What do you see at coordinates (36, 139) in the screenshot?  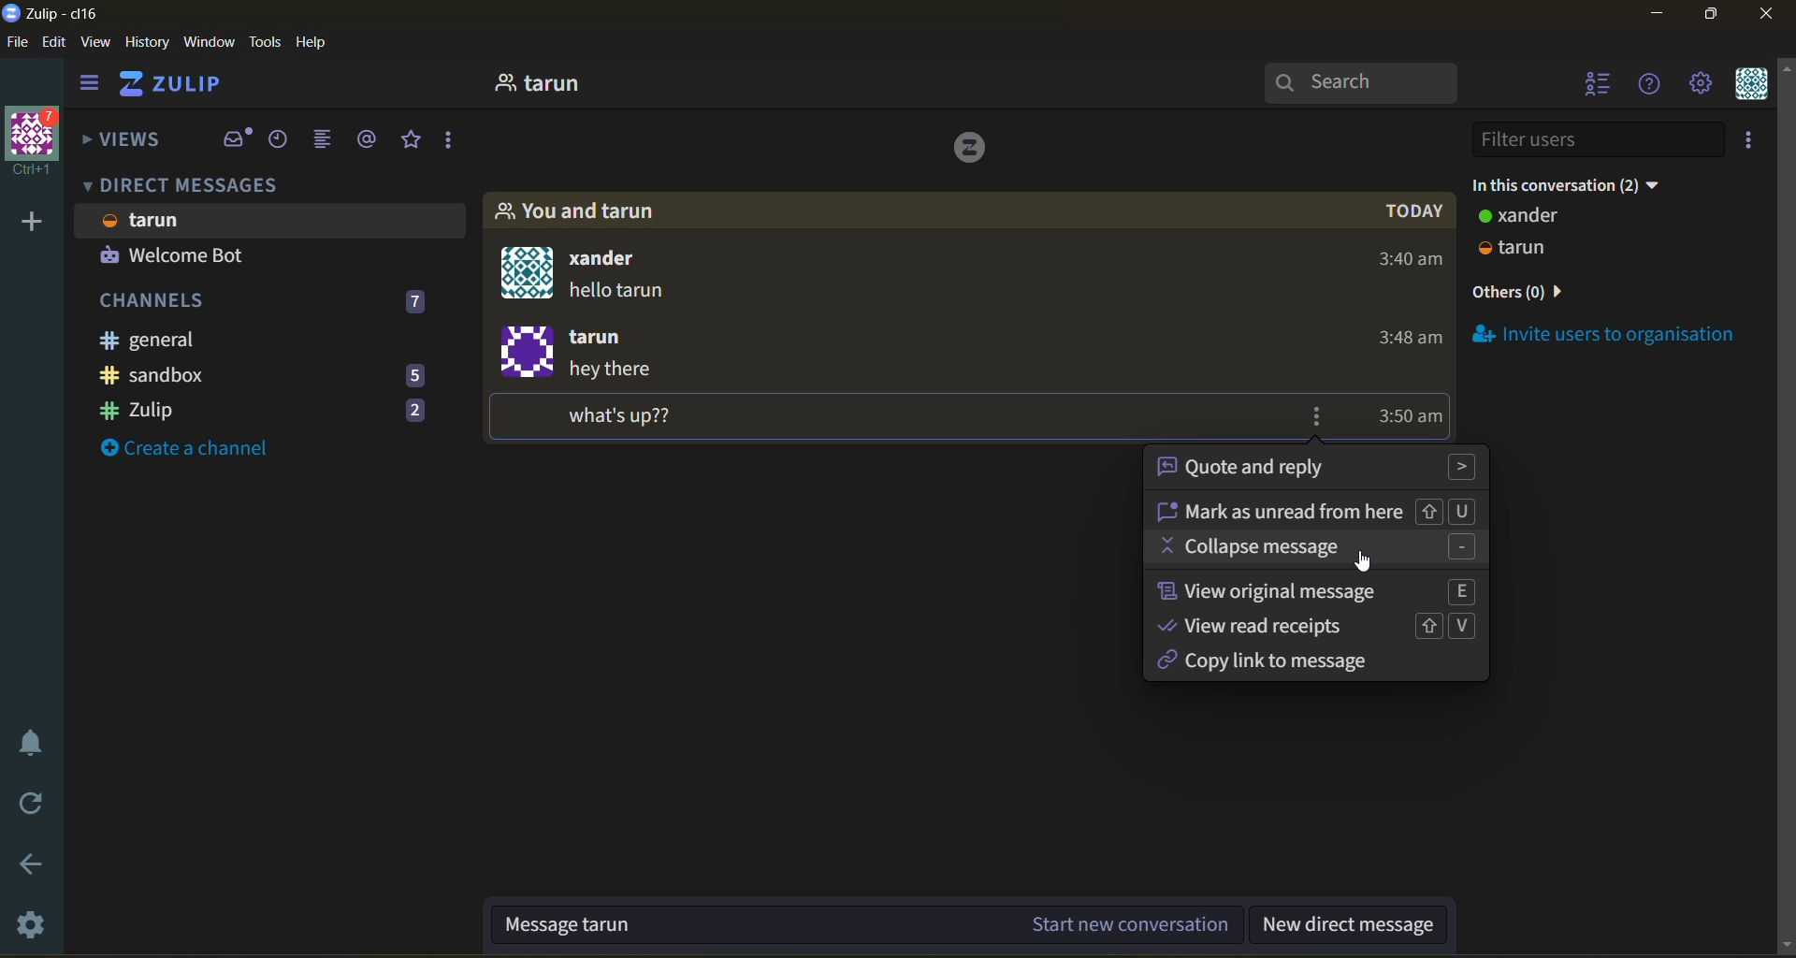 I see `organisation name and profile picture` at bounding box center [36, 139].